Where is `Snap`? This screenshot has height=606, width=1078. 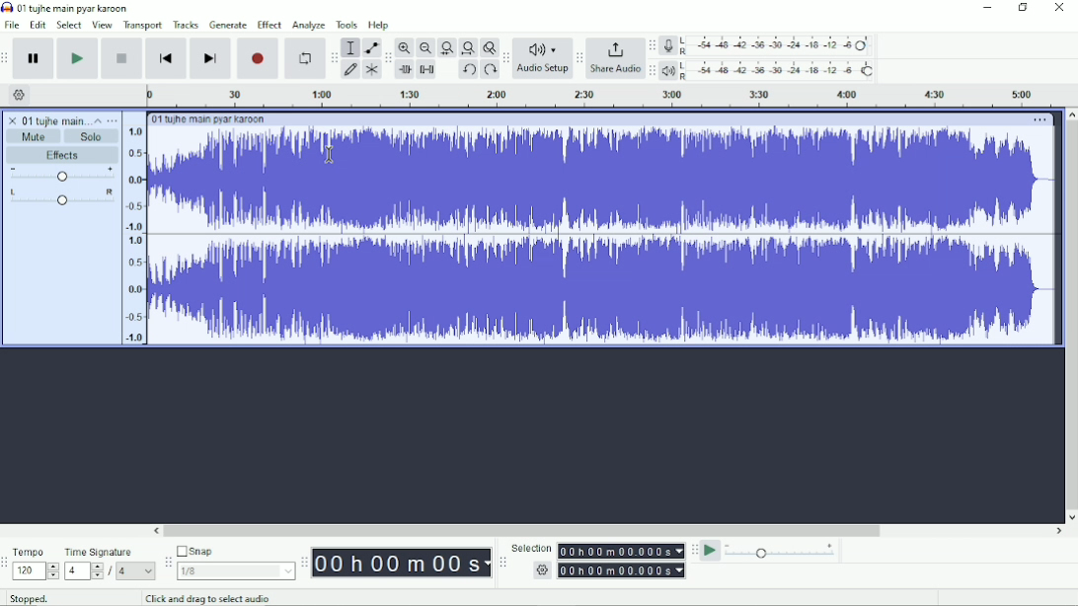 Snap is located at coordinates (235, 562).